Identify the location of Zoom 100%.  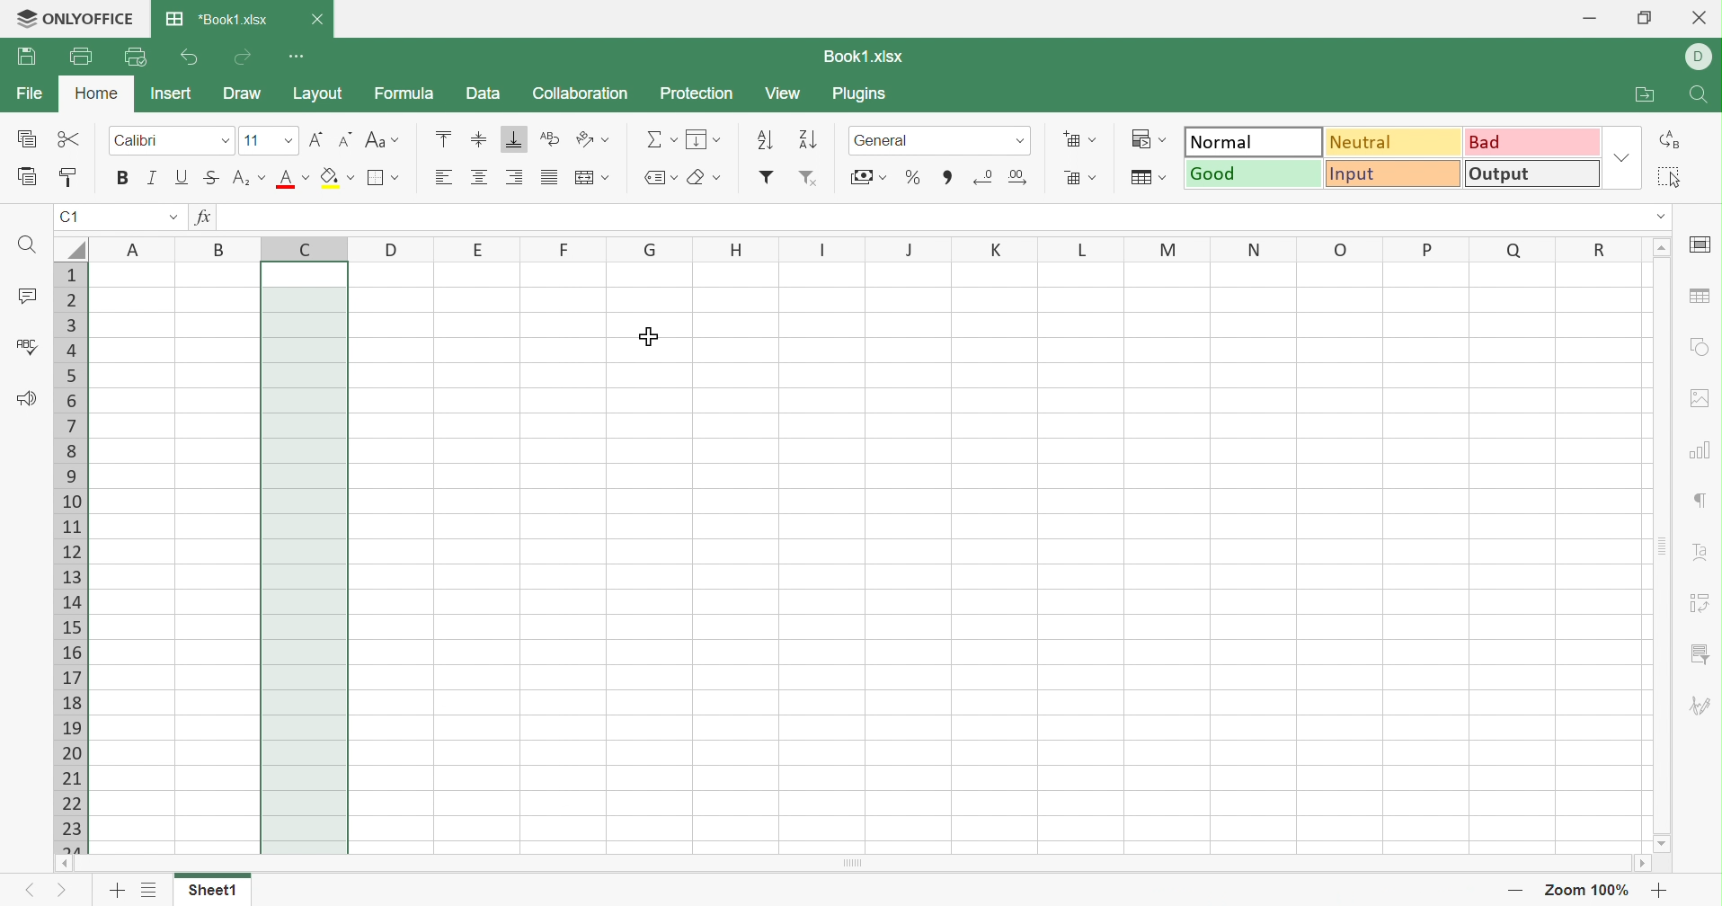
(1586, 891).